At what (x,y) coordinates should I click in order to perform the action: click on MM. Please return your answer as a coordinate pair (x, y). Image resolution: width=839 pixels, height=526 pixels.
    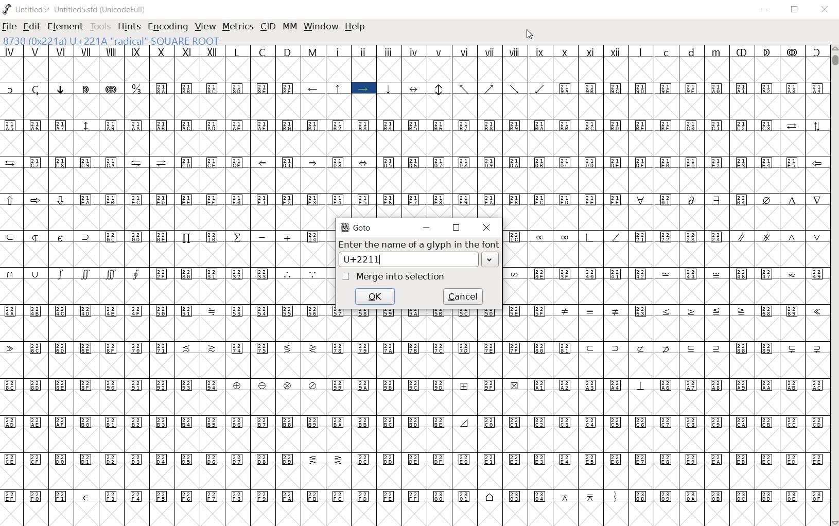
    Looking at the image, I should click on (289, 26).